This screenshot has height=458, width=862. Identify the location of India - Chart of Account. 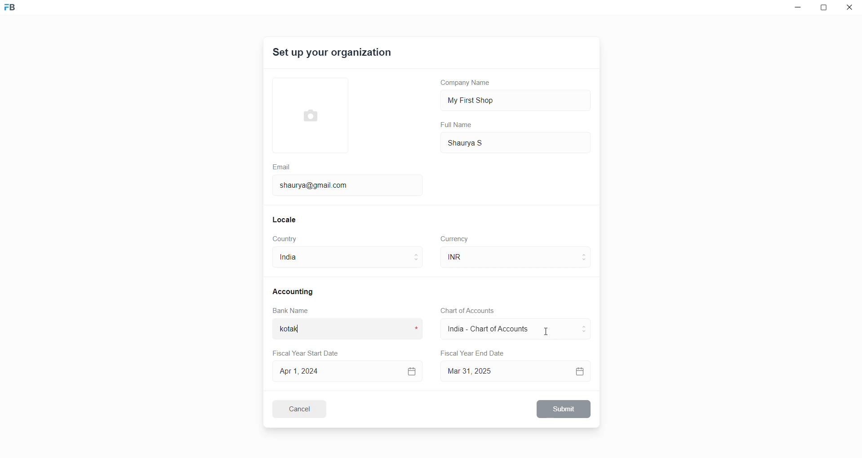
(493, 330).